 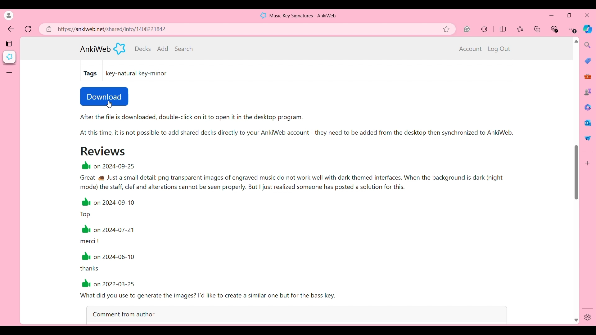 I want to click on key-natural key-minor, so click(x=138, y=74).